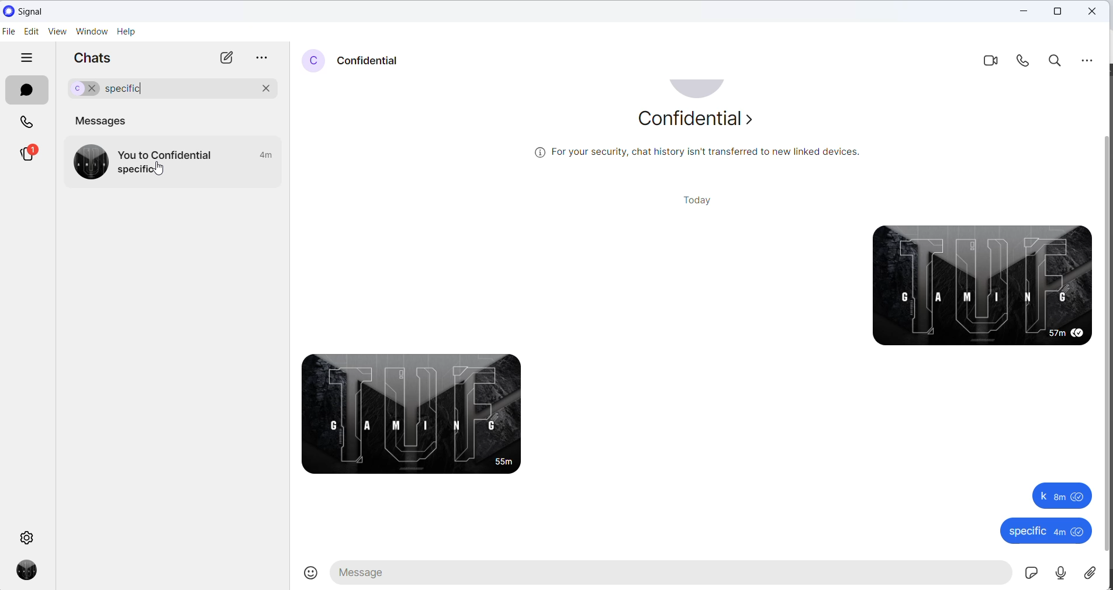  What do you see at coordinates (700, 90) in the screenshot?
I see `profile picture` at bounding box center [700, 90].